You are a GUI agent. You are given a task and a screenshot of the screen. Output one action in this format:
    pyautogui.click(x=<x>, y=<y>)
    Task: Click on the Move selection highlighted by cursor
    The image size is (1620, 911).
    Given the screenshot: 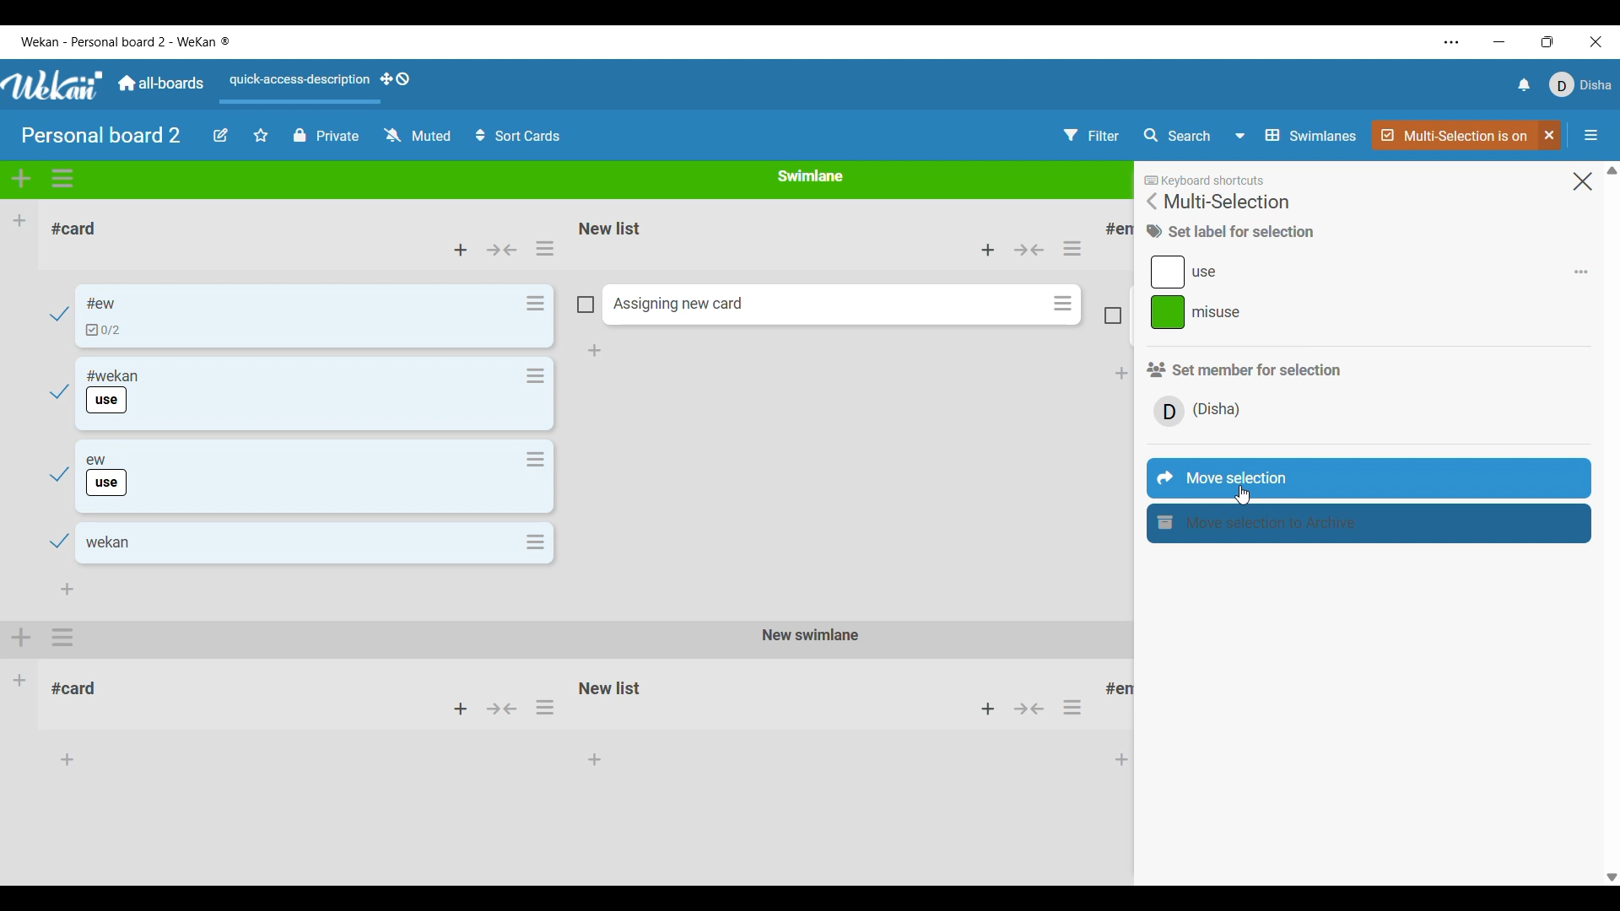 What is the action you would take?
    pyautogui.click(x=1369, y=479)
    